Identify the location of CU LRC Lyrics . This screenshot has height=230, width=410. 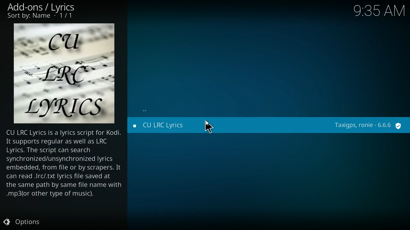
(179, 126).